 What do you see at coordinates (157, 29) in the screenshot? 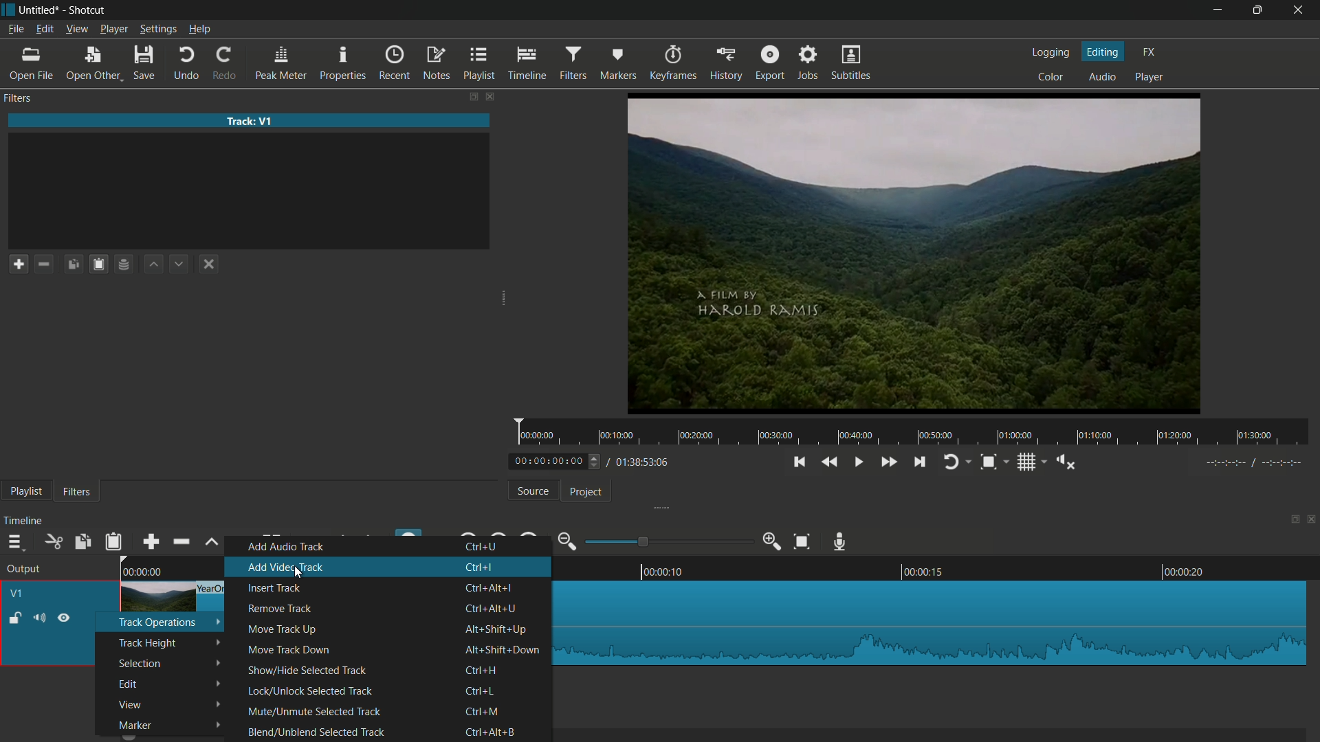
I see `settings menu` at bounding box center [157, 29].